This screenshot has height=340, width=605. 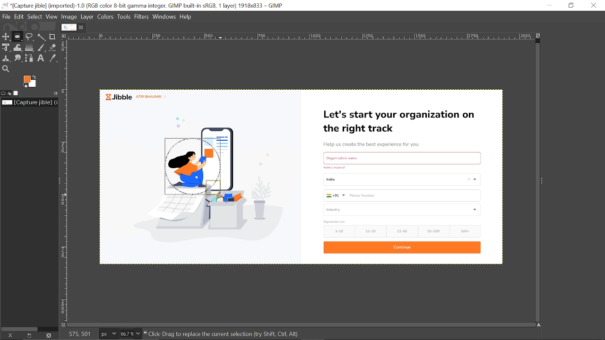 I want to click on Name of the current file, so click(x=30, y=102).